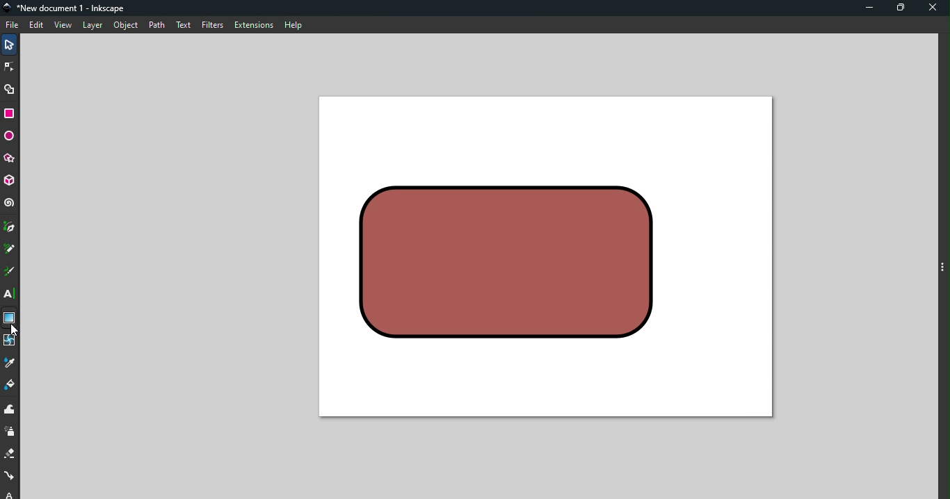 This screenshot has height=499, width=950. Describe the element at coordinates (10, 228) in the screenshot. I see `Pen tool` at that location.